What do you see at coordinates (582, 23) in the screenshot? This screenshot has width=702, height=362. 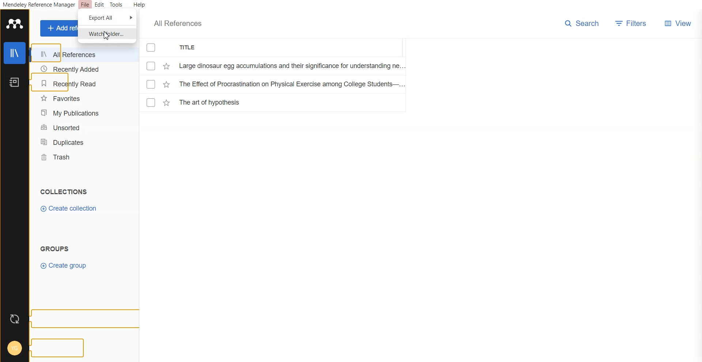 I see `Search` at bounding box center [582, 23].